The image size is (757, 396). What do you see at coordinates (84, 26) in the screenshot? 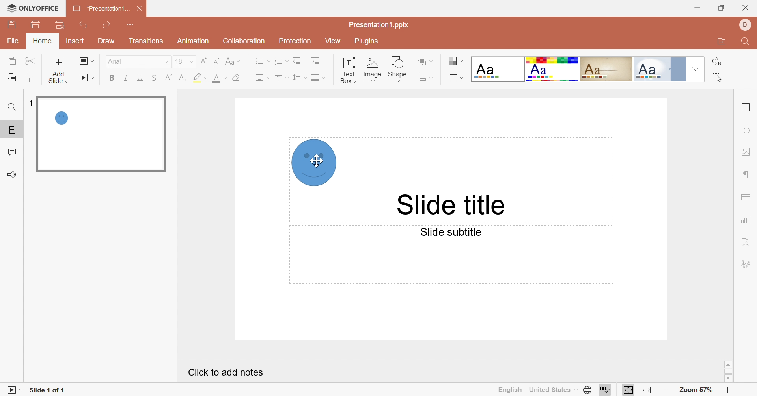
I see `Undo` at bounding box center [84, 26].